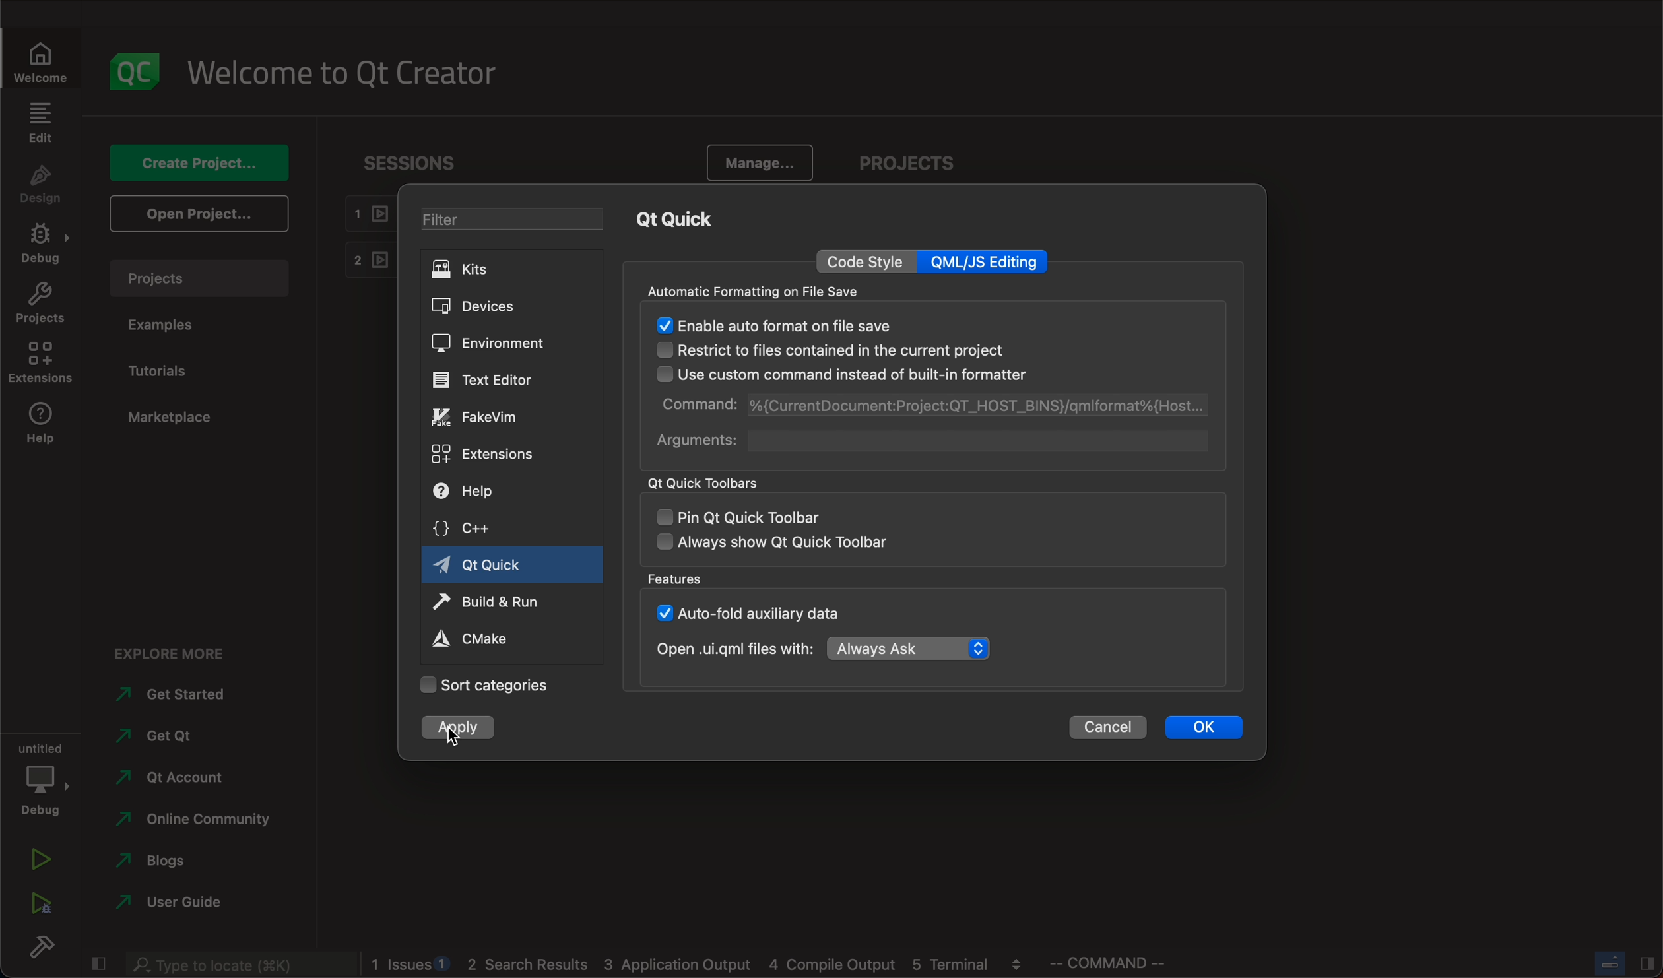  Describe the element at coordinates (760, 160) in the screenshot. I see `manage` at that location.